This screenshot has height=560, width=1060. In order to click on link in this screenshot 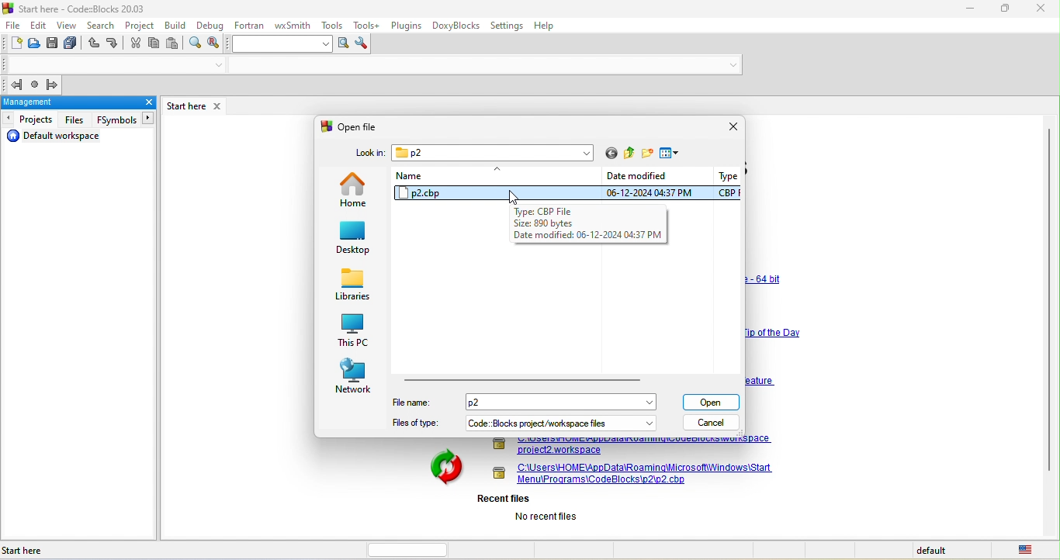, I will do `click(766, 279)`.